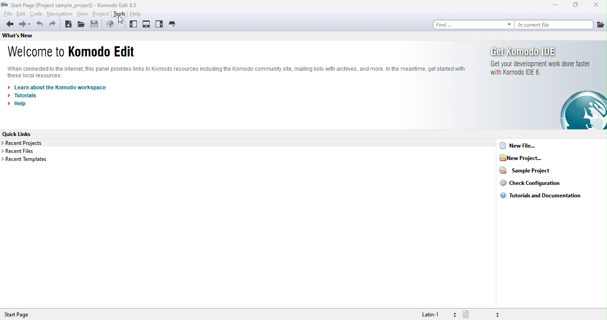 This screenshot has width=607, height=320. I want to click on cursor , so click(120, 20).